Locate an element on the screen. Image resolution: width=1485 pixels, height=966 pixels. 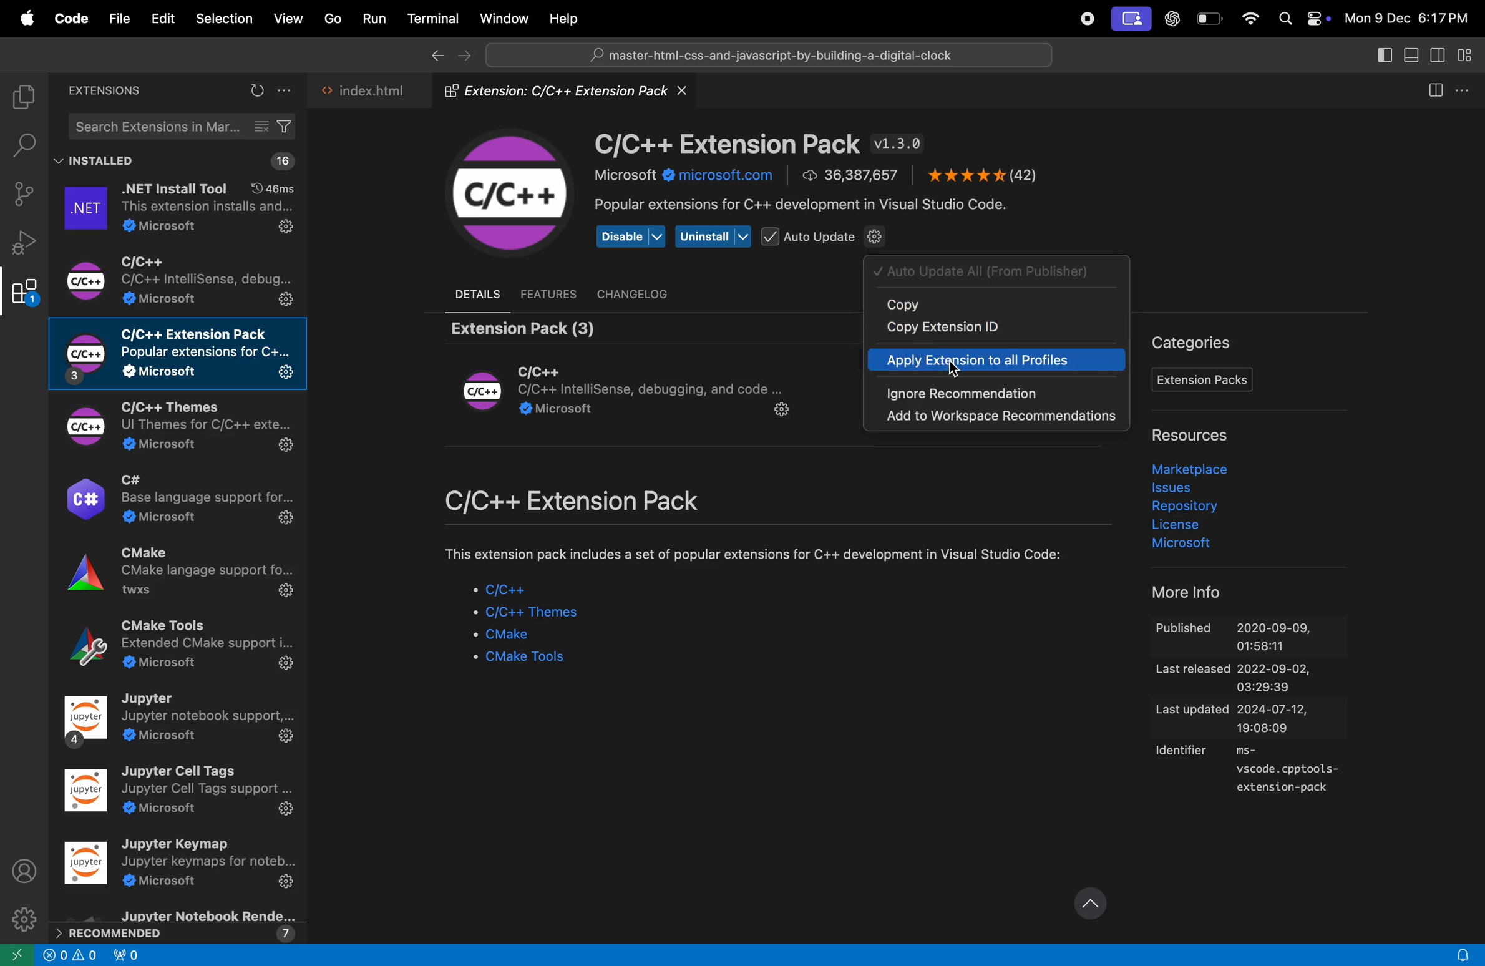
file is located at coordinates (117, 16).